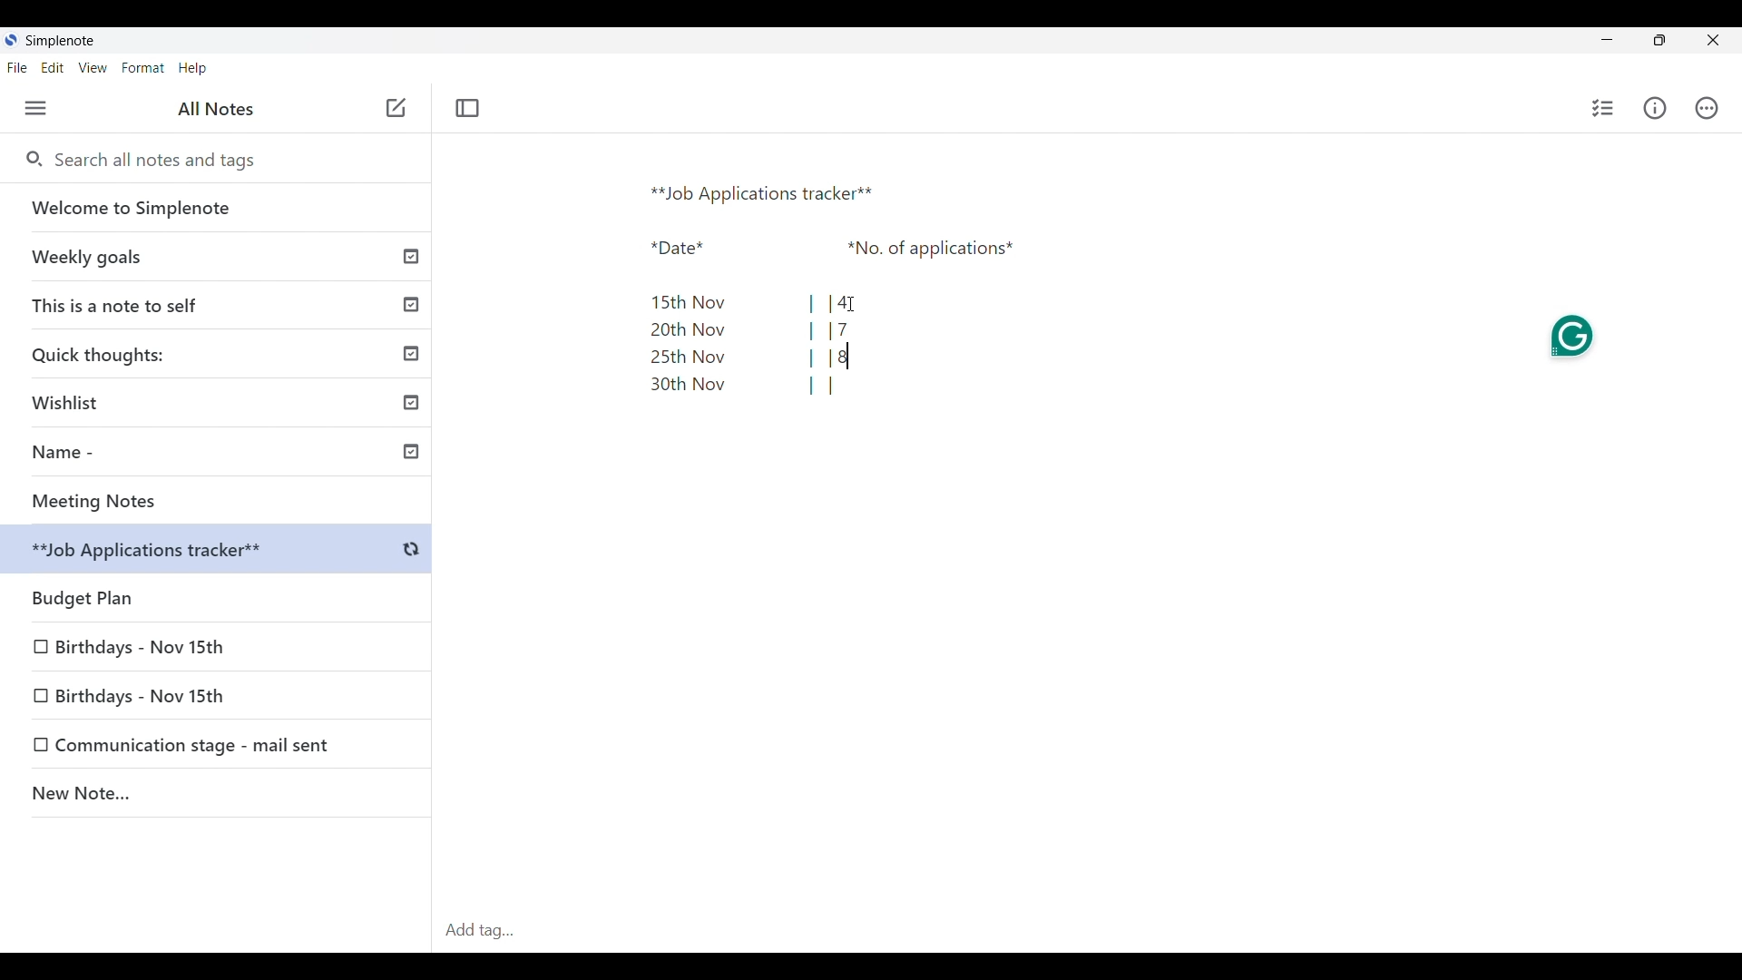 This screenshot has width=1742, height=980. I want to click on Quick thoughts, so click(219, 353).